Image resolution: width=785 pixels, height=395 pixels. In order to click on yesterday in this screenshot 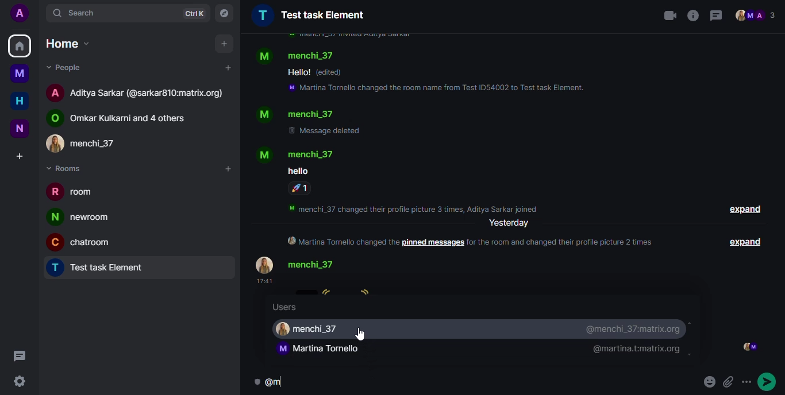, I will do `click(509, 223)`.